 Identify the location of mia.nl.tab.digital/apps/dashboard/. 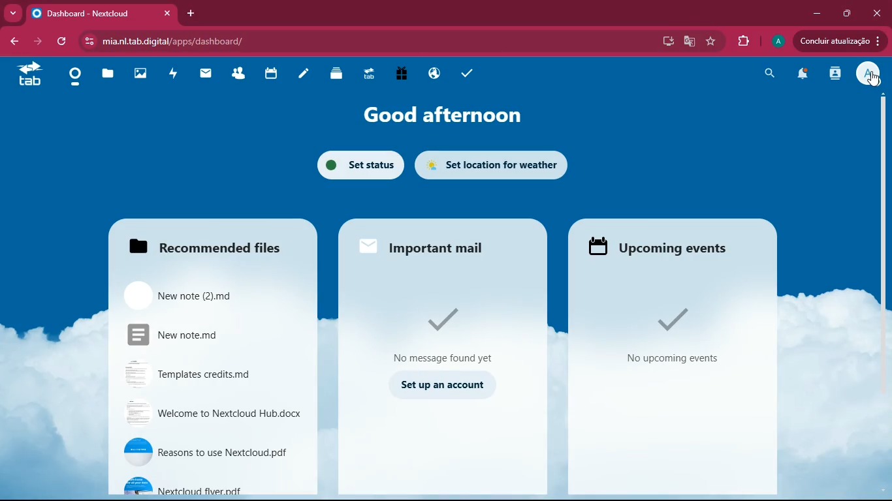
(173, 42).